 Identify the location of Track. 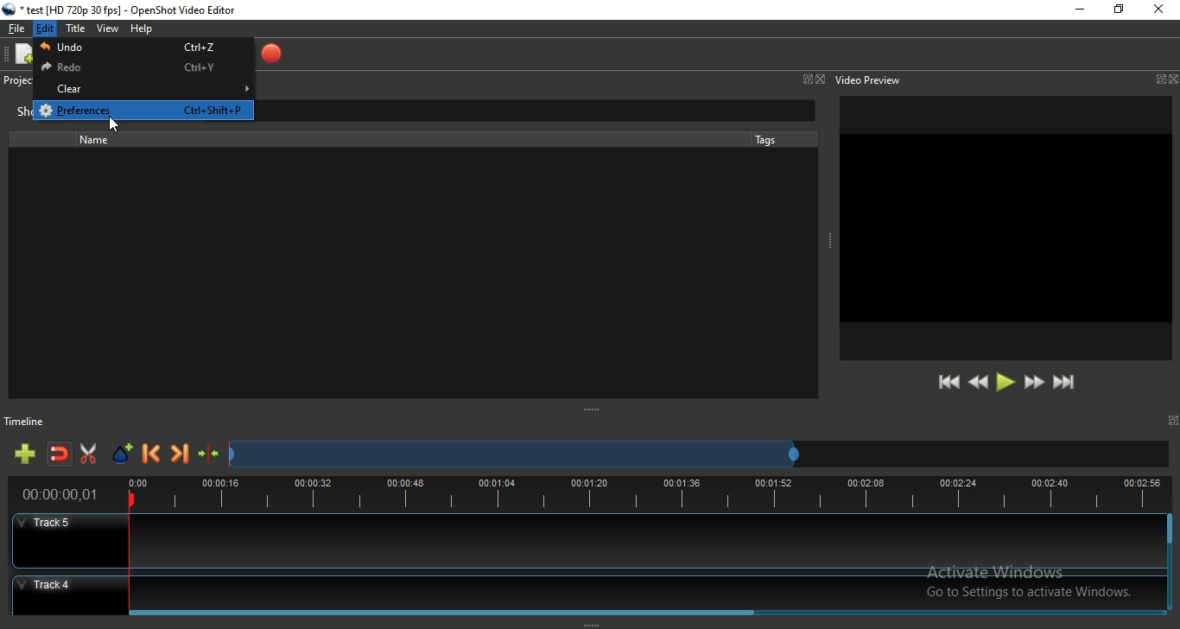
(587, 543).